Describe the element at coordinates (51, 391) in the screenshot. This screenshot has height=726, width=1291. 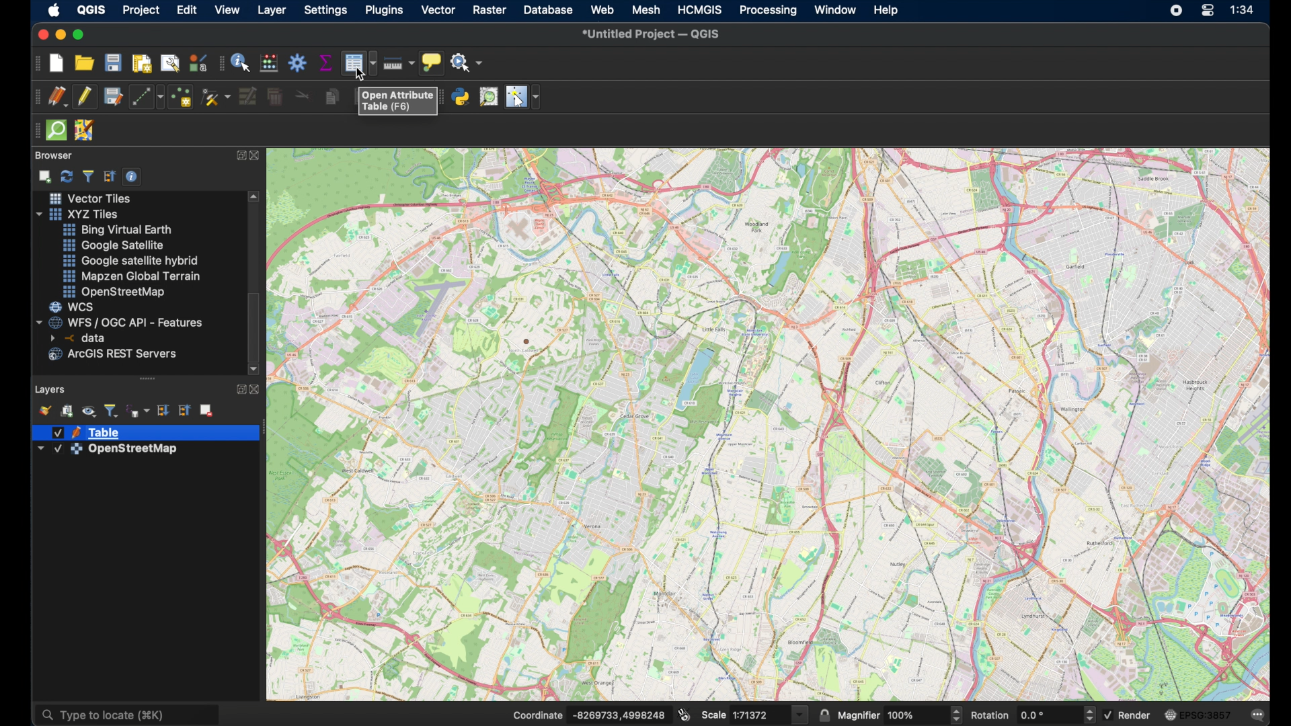
I see `layers` at that location.